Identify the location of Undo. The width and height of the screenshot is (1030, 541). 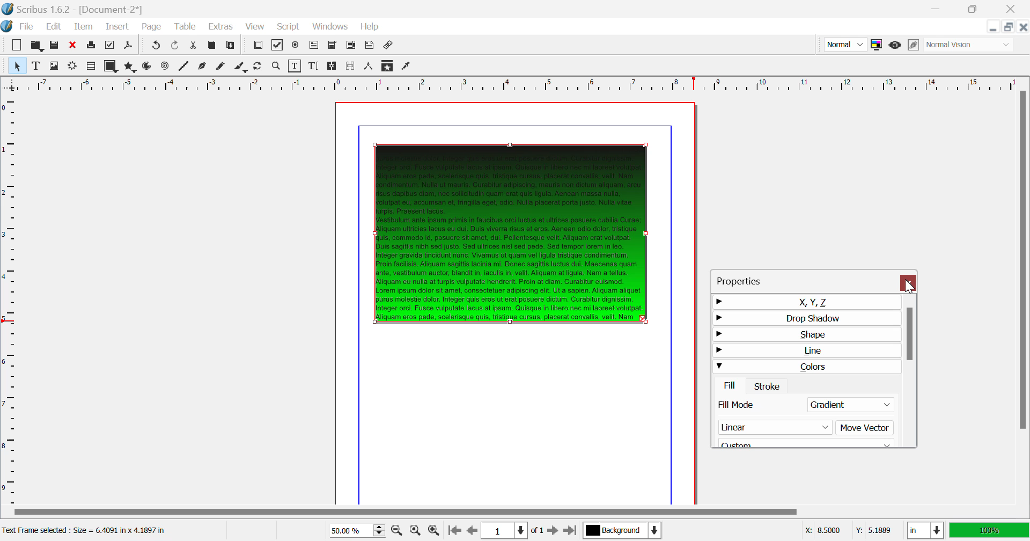
(176, 46).